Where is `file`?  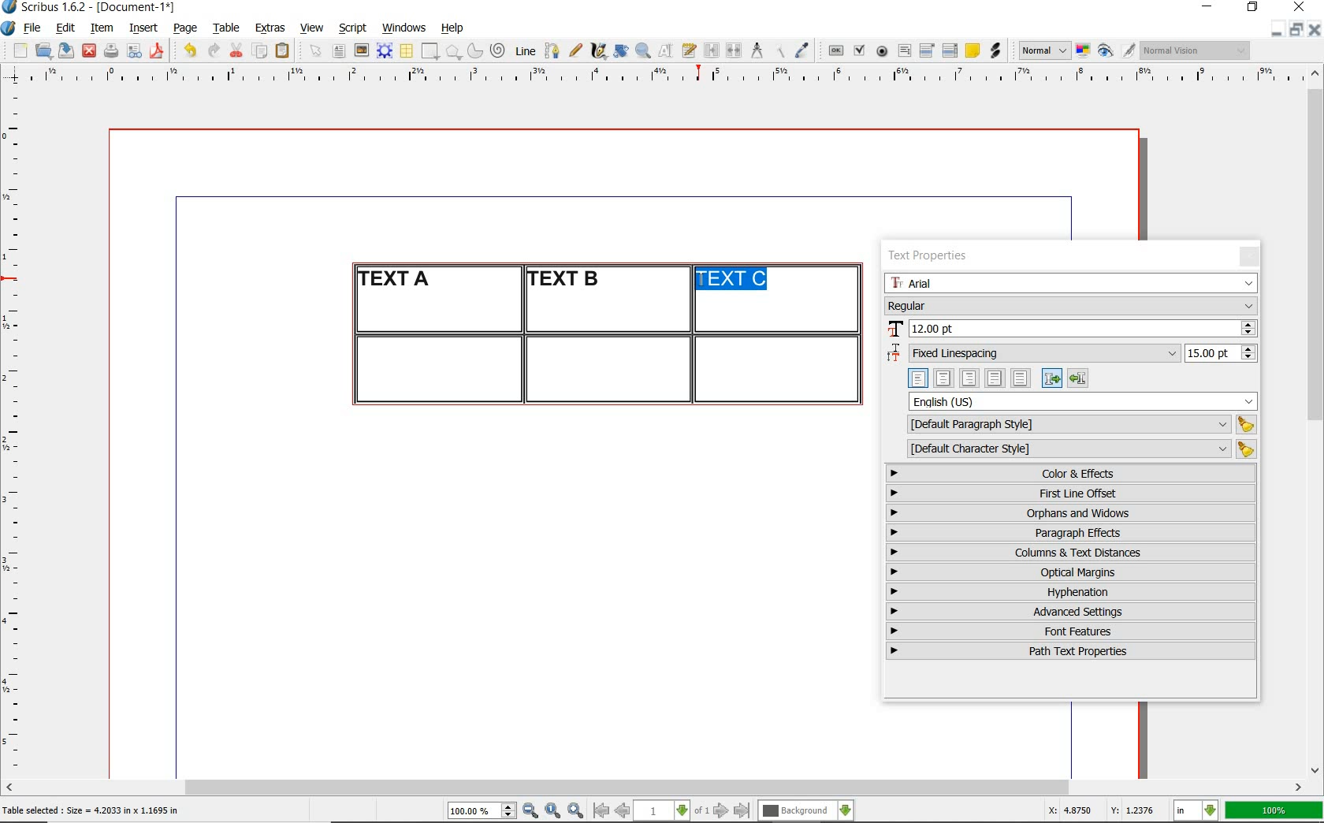 file is located at coordinates (34, 28).